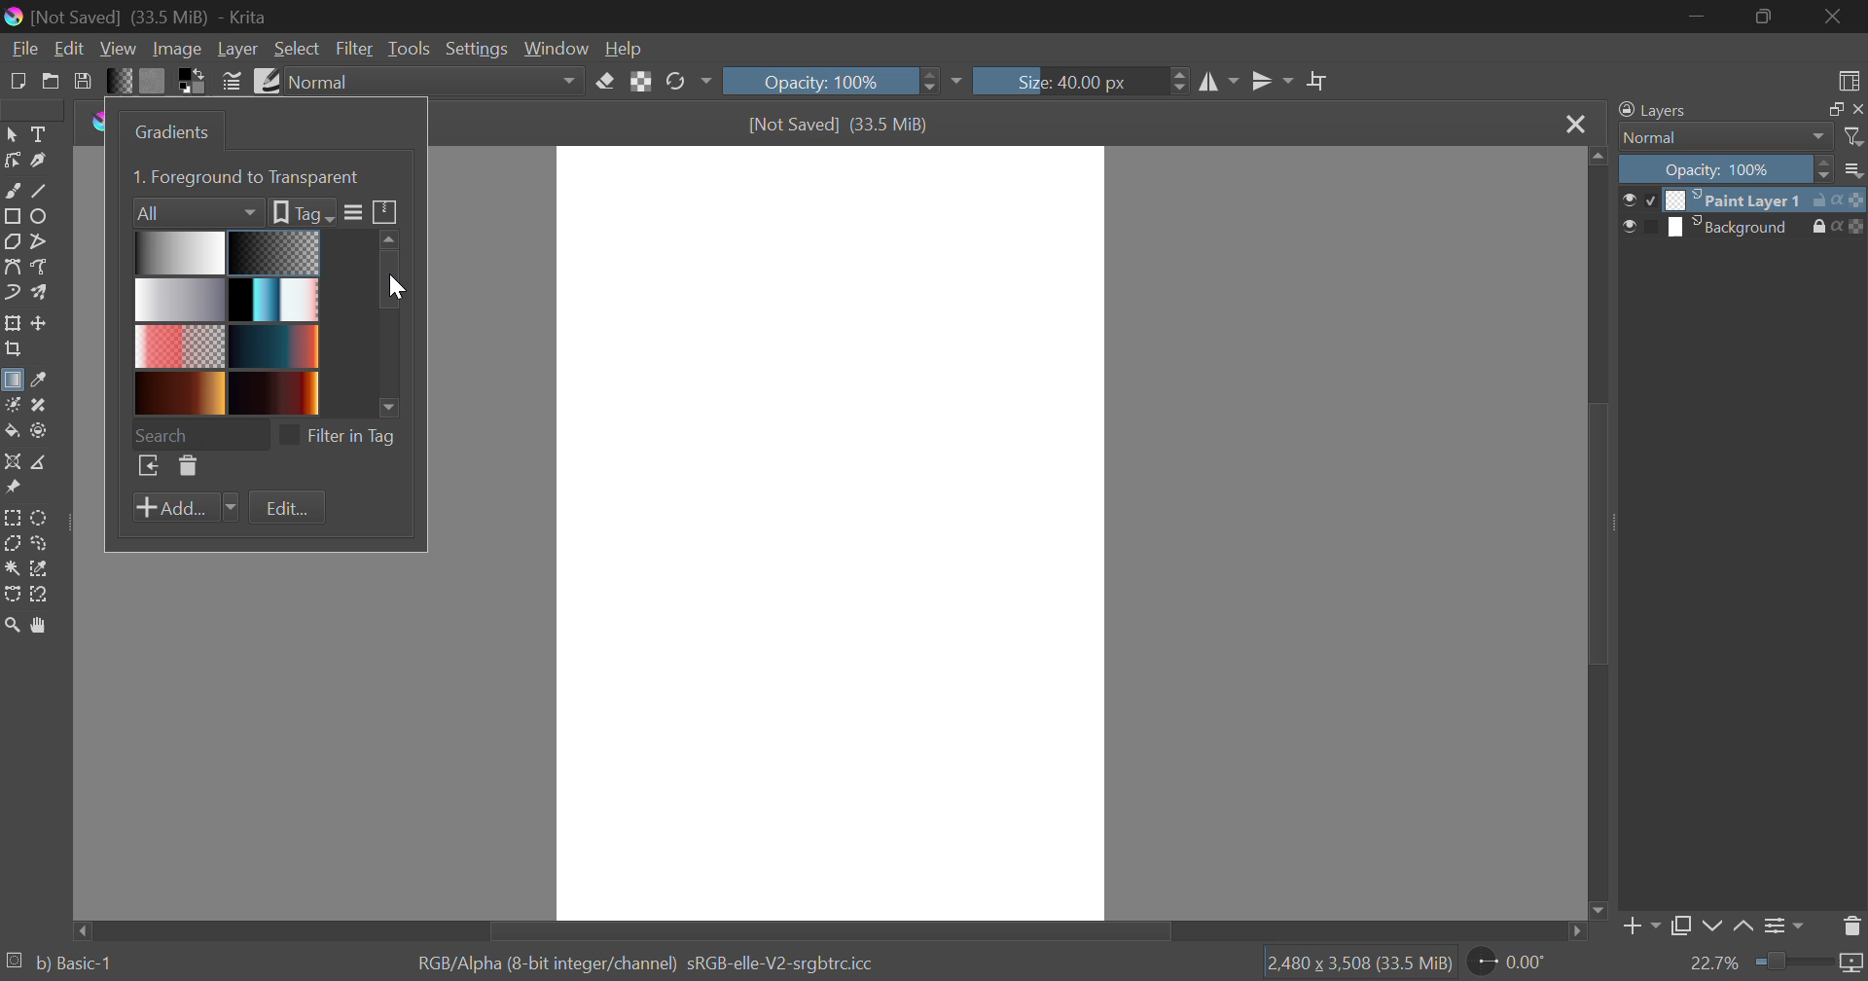  Describe the element at coordinates (237, 49) in the screenshot. I see `Layer` at that location.